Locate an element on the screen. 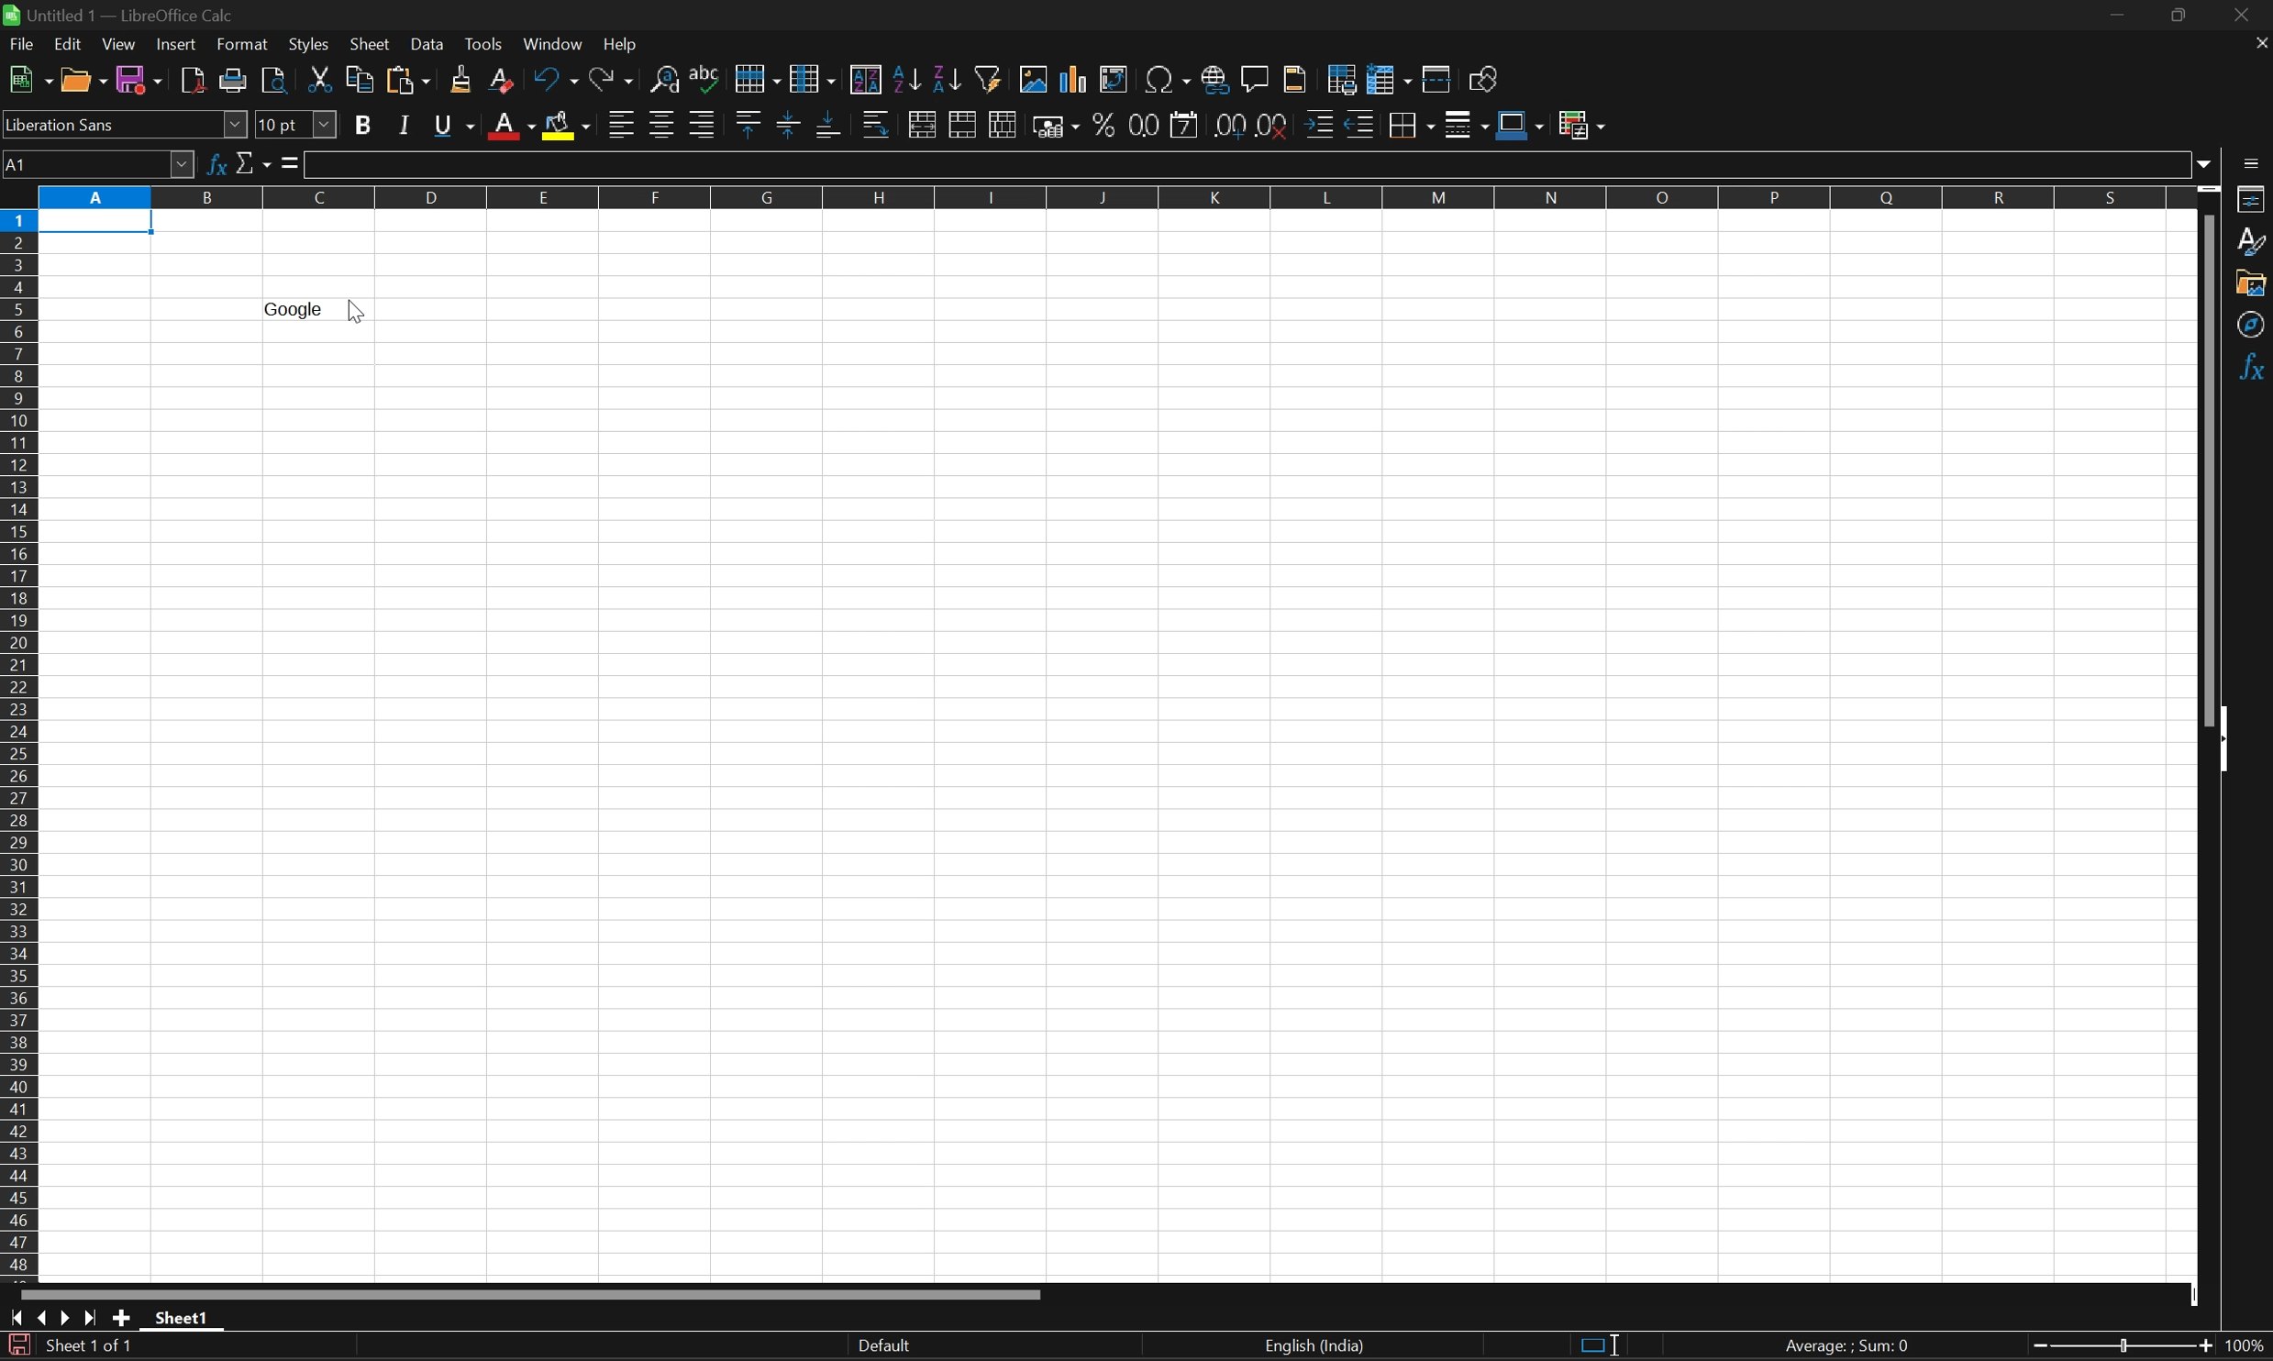  Sort descending is located at coordinates (949, 80).